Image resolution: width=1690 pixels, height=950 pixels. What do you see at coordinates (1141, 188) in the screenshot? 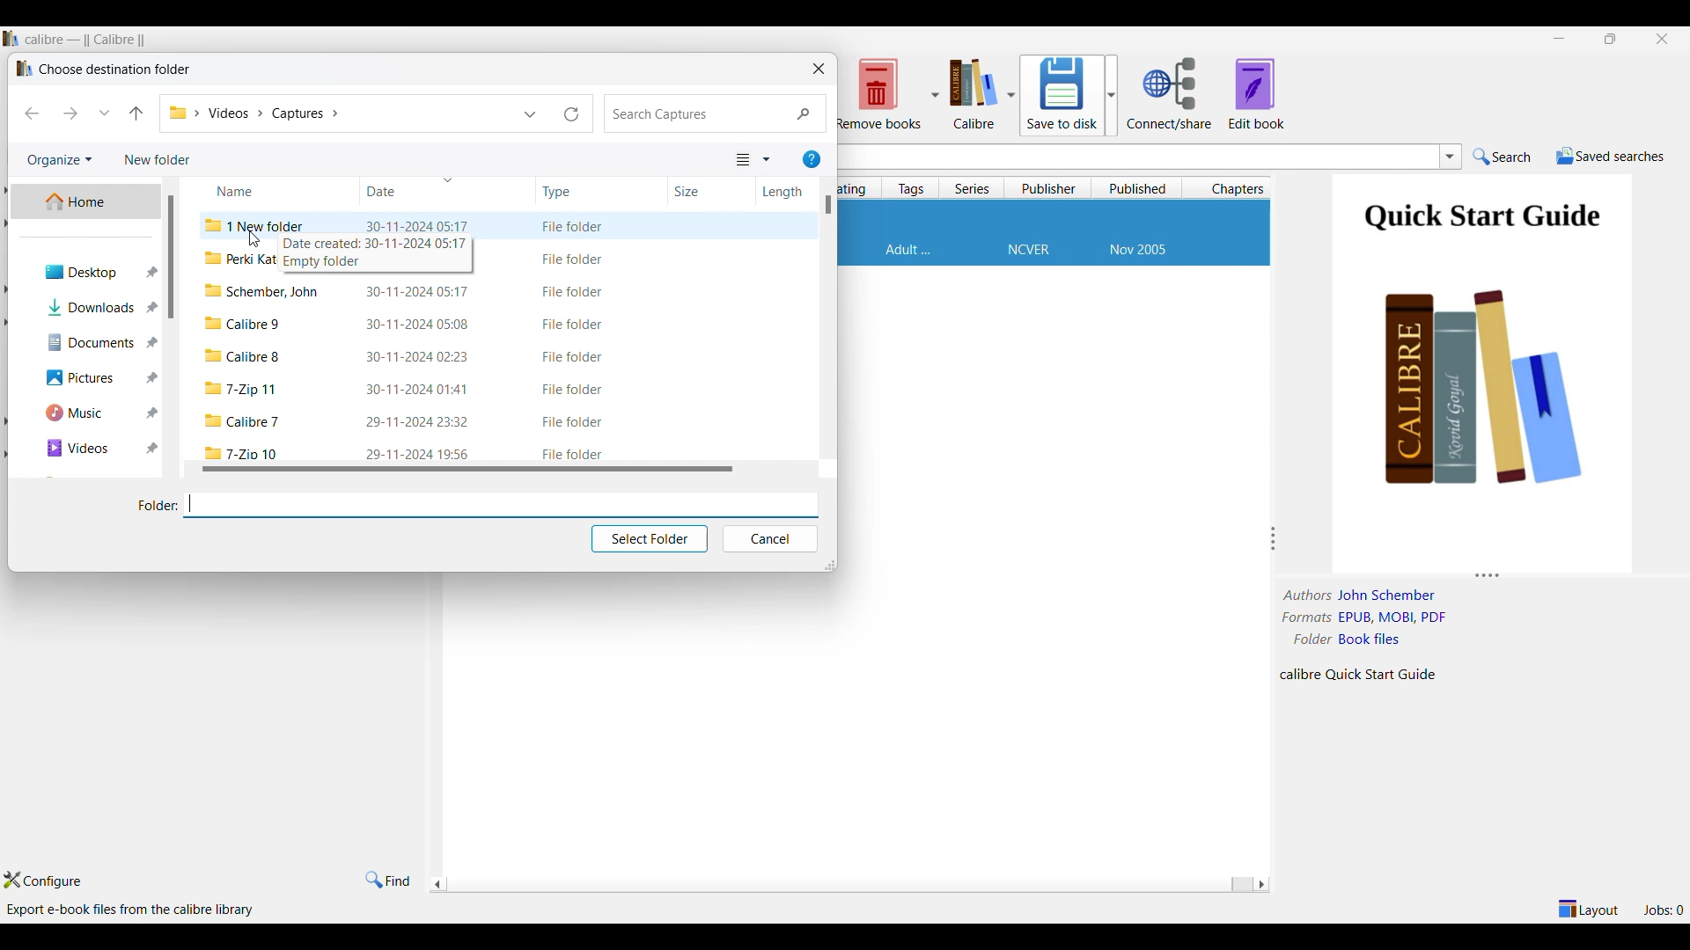
I see `Published column` at bounding box center [1141, 188].